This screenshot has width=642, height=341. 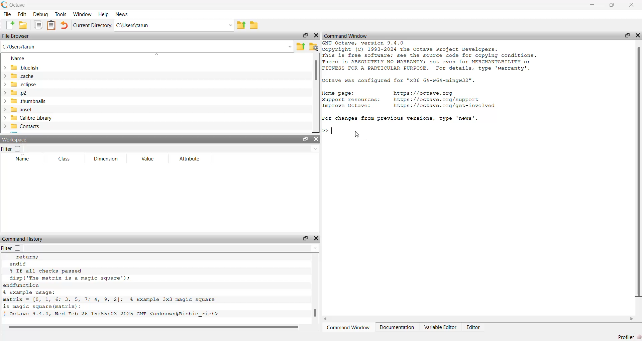 I want to click on New folder, so click(x=23, y=25).